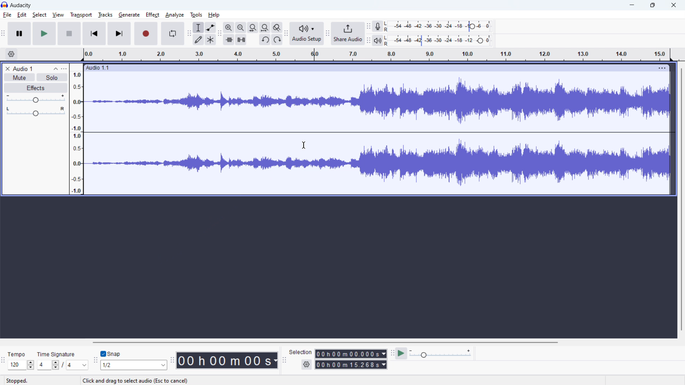  What do you see at coordinates (52, 77) in the screenshot?
I see `solo` at bounding box center [52, 77].